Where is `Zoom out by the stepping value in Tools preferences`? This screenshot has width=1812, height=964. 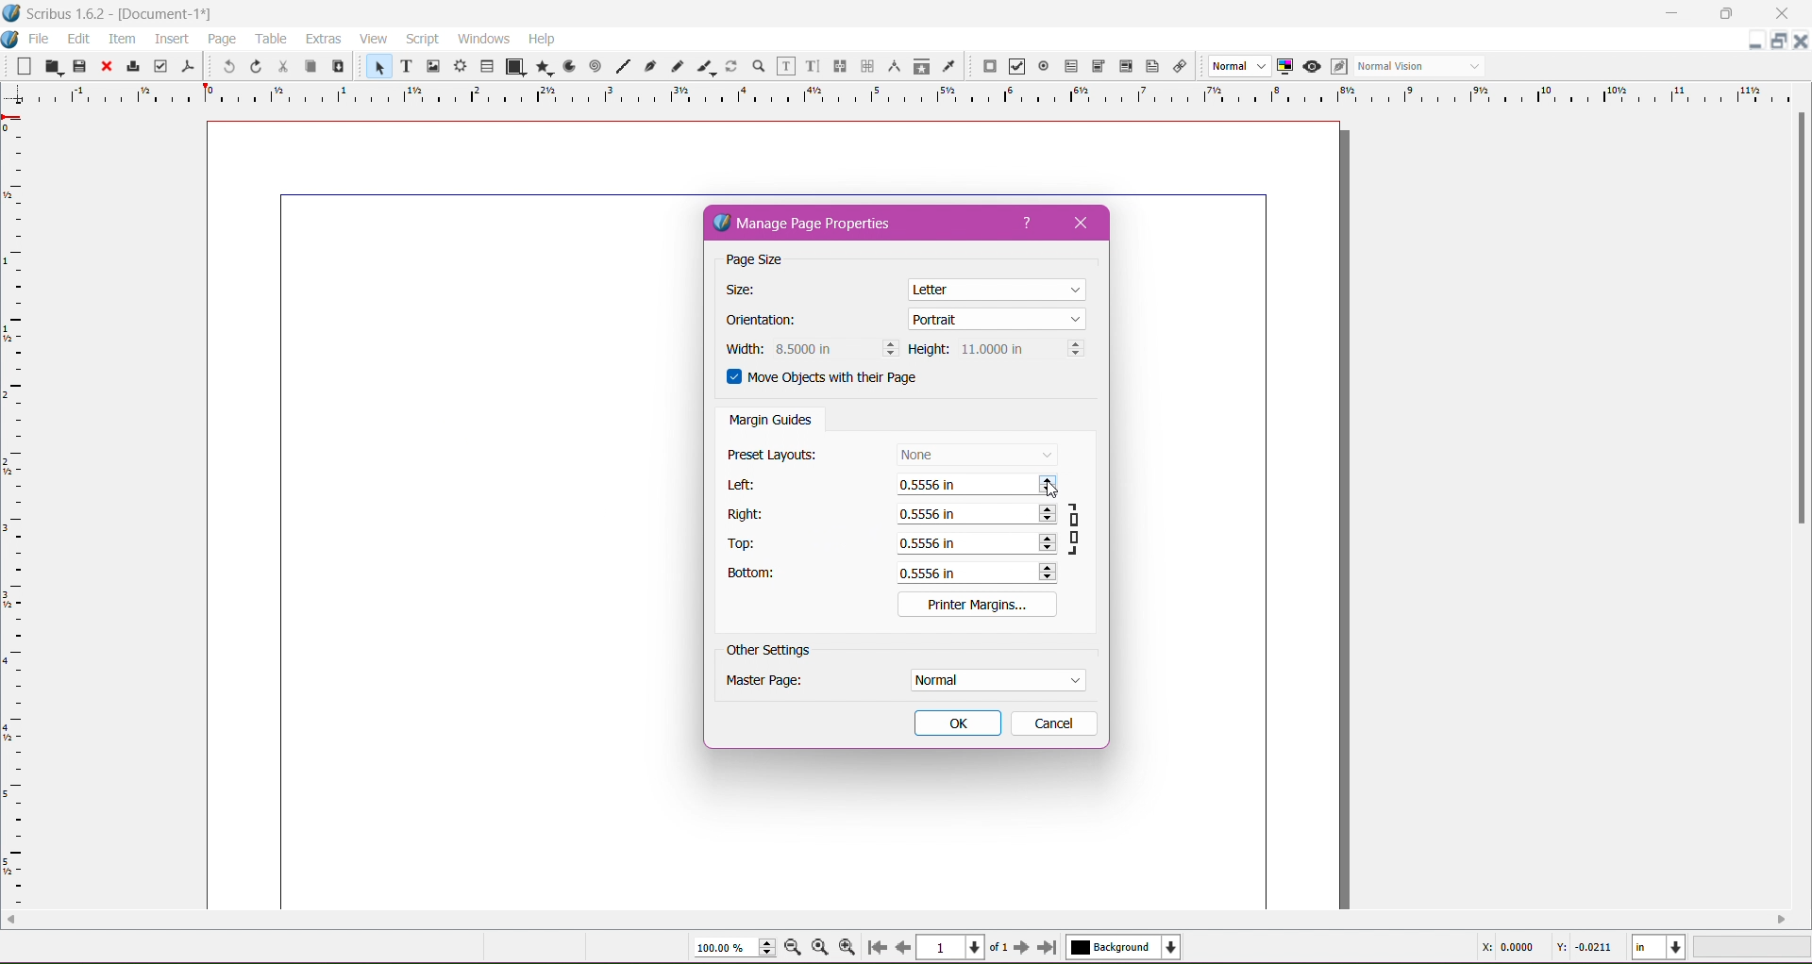
Zoom out by the stepping value in Tools preferences is located at coordinates (794, 948).